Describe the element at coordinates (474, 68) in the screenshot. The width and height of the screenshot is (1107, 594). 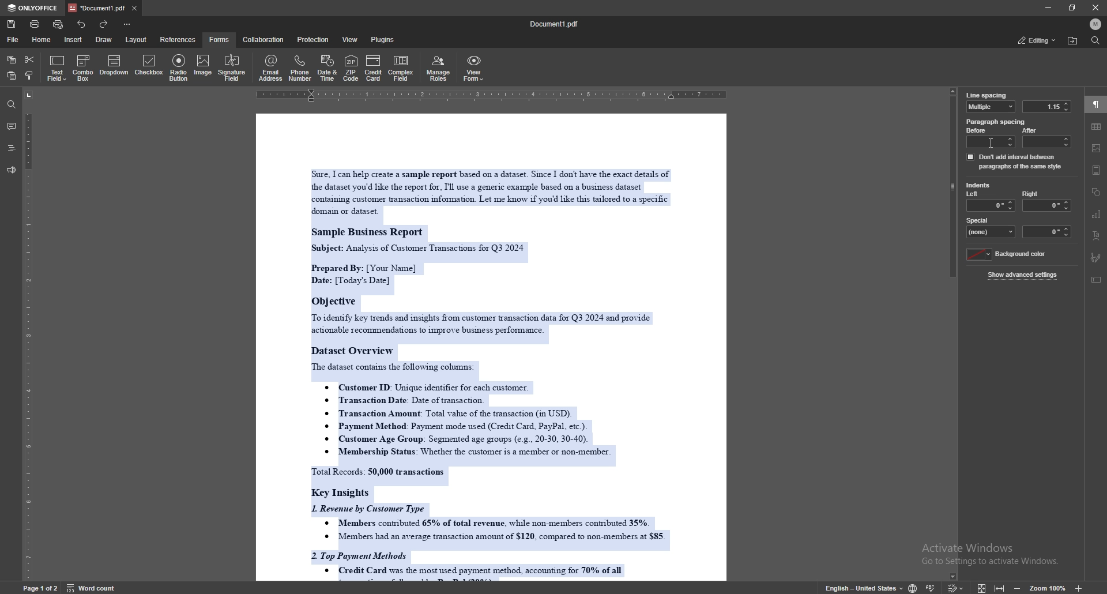
I see `view form` at that location.